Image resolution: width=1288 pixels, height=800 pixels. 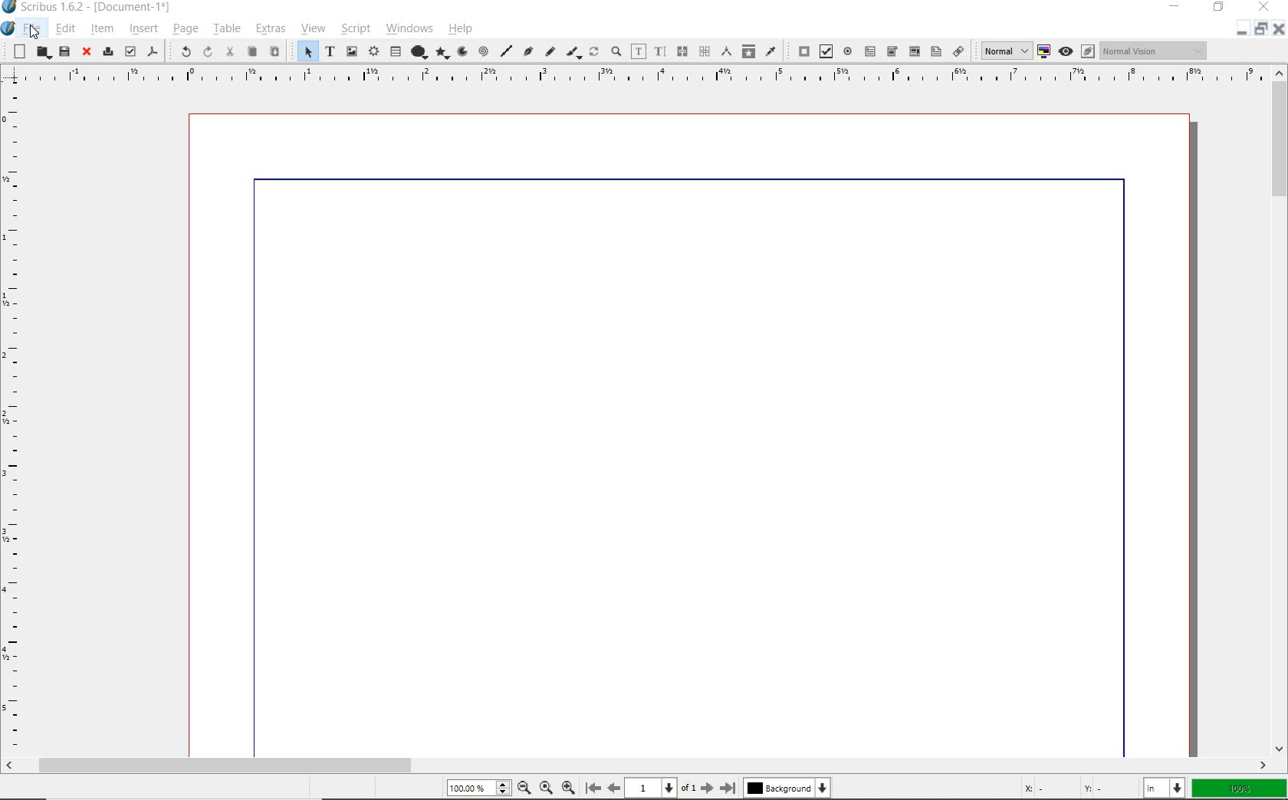 What do you see at coordinates (130, 52) in the screenshot?
I see `preflight verifier` at bounding box center [130, 52].